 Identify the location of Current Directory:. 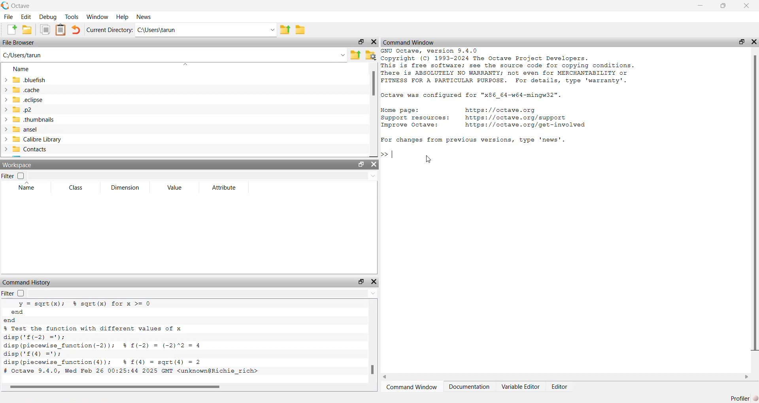
(109, 30).